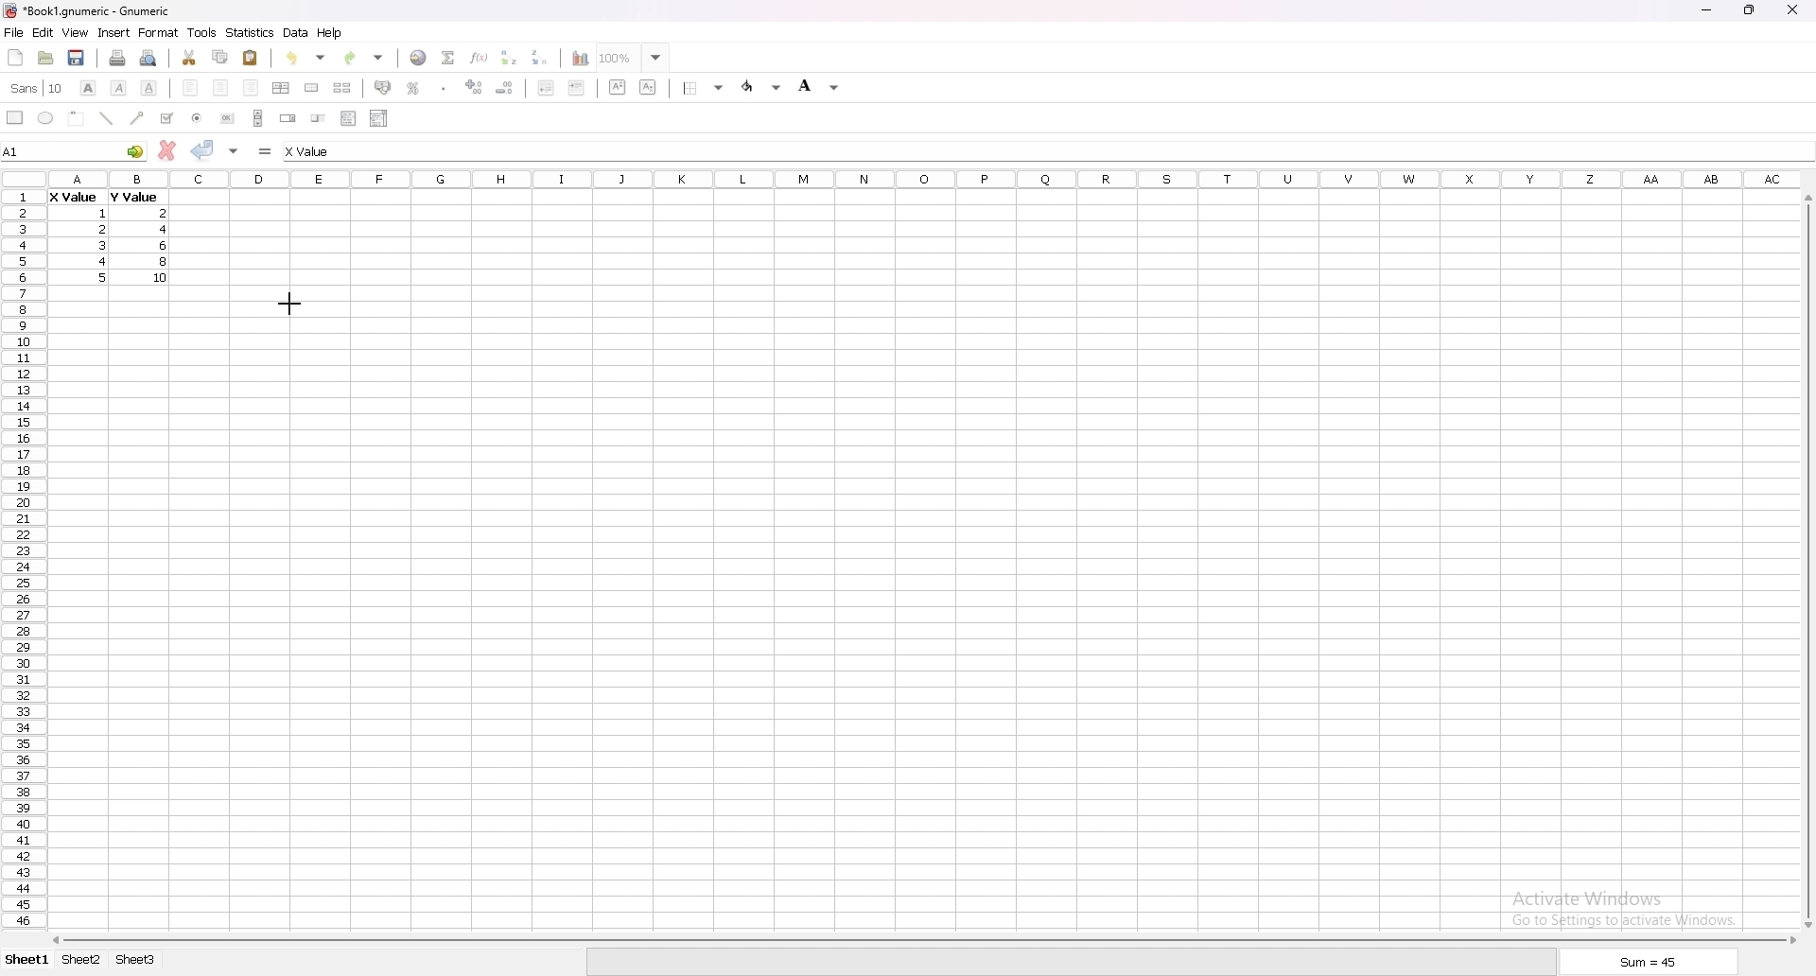  What do you see at coordinates (925, 177) in the screenshot?
I see `columns` at bounding box center [925, 177].